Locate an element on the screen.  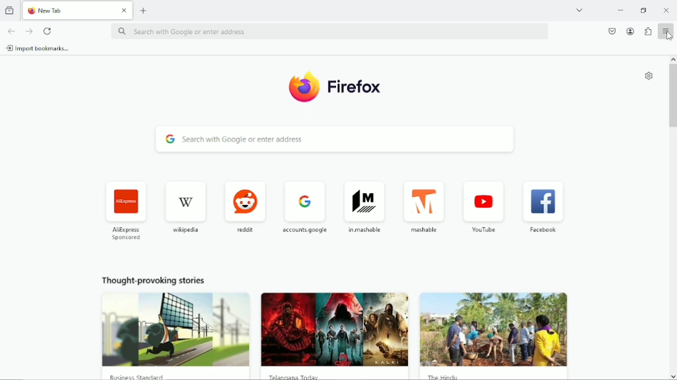
AliExpress is located at coordinates (125, 210).